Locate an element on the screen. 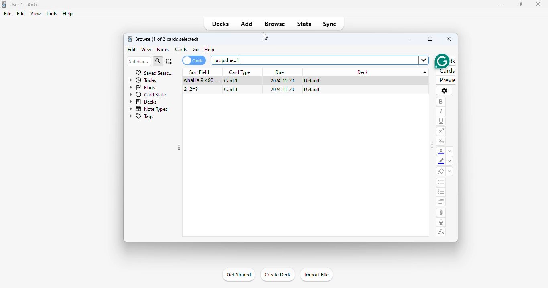 This screenshot has width=548, height=288. notes is located at coordinates (163, 50).